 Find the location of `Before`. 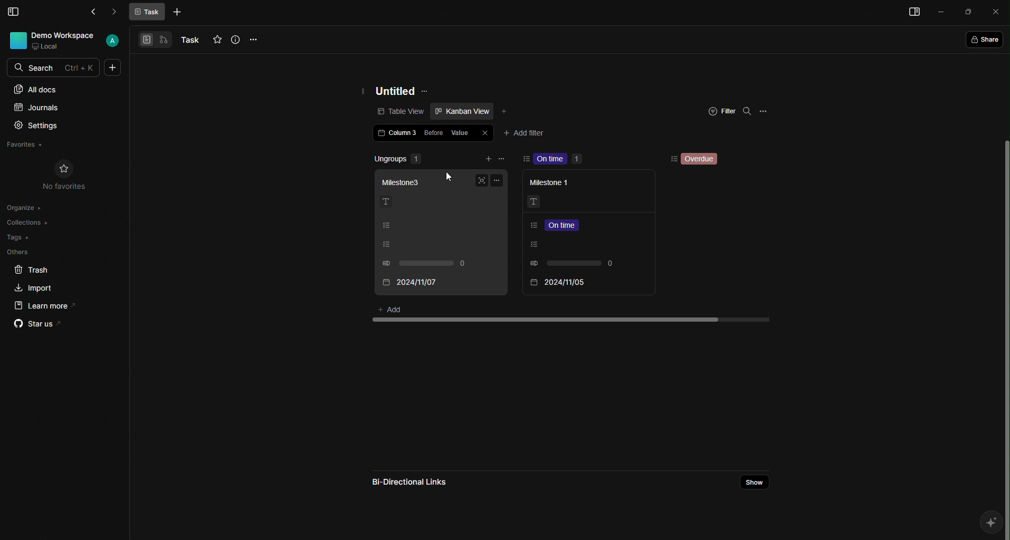

Before is located at coordinates (433, 132).